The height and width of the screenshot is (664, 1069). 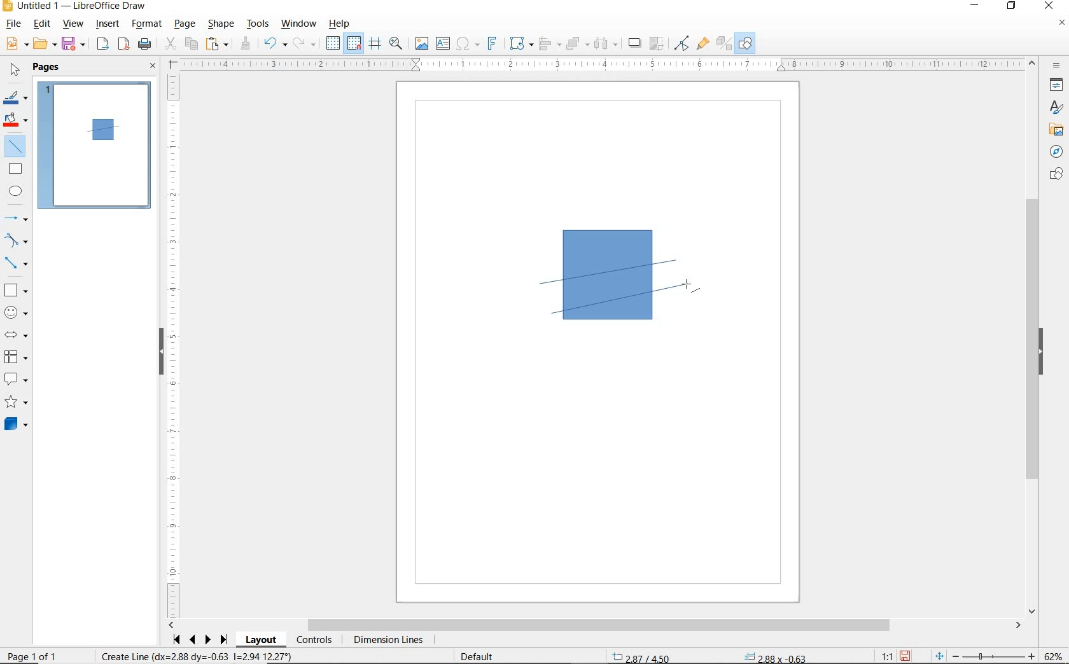 What do you see at coordinates (17, 121) in the screenshot?
I see `FILL COLOR` at bounding box center [17, 121].